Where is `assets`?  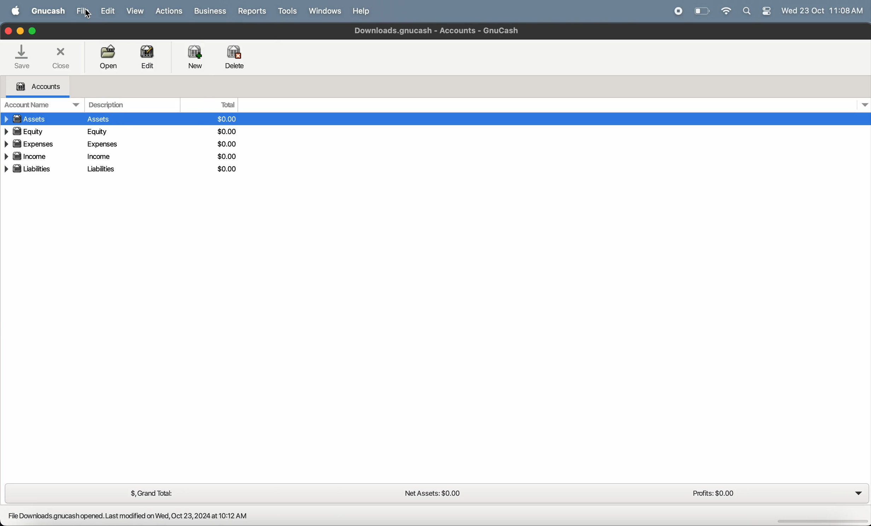
assets is located at coordinates (31, 119).